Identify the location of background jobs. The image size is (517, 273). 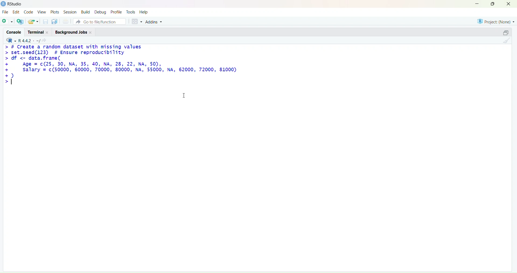
(75, 32).